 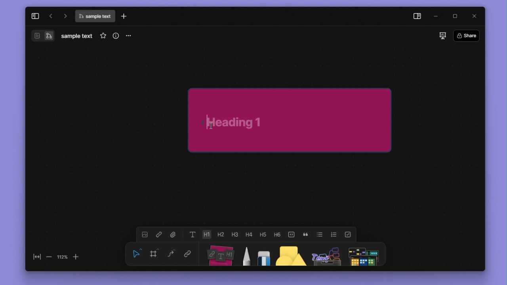 I want to click on view info, so click(x=116, y=36).